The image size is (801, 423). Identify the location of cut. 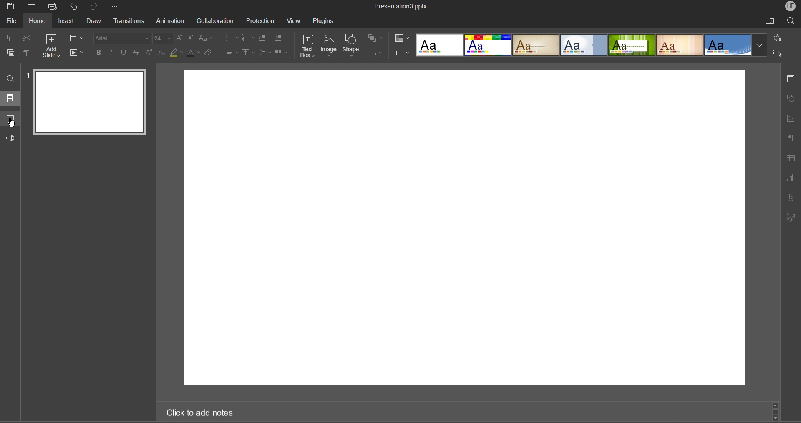
(27, 38).